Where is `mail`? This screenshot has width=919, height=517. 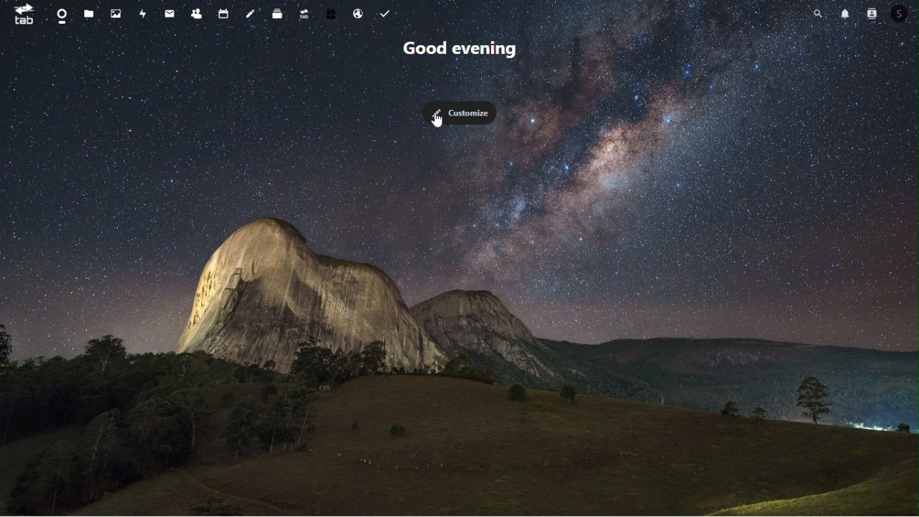
mail is located at coordinates (169, 16).